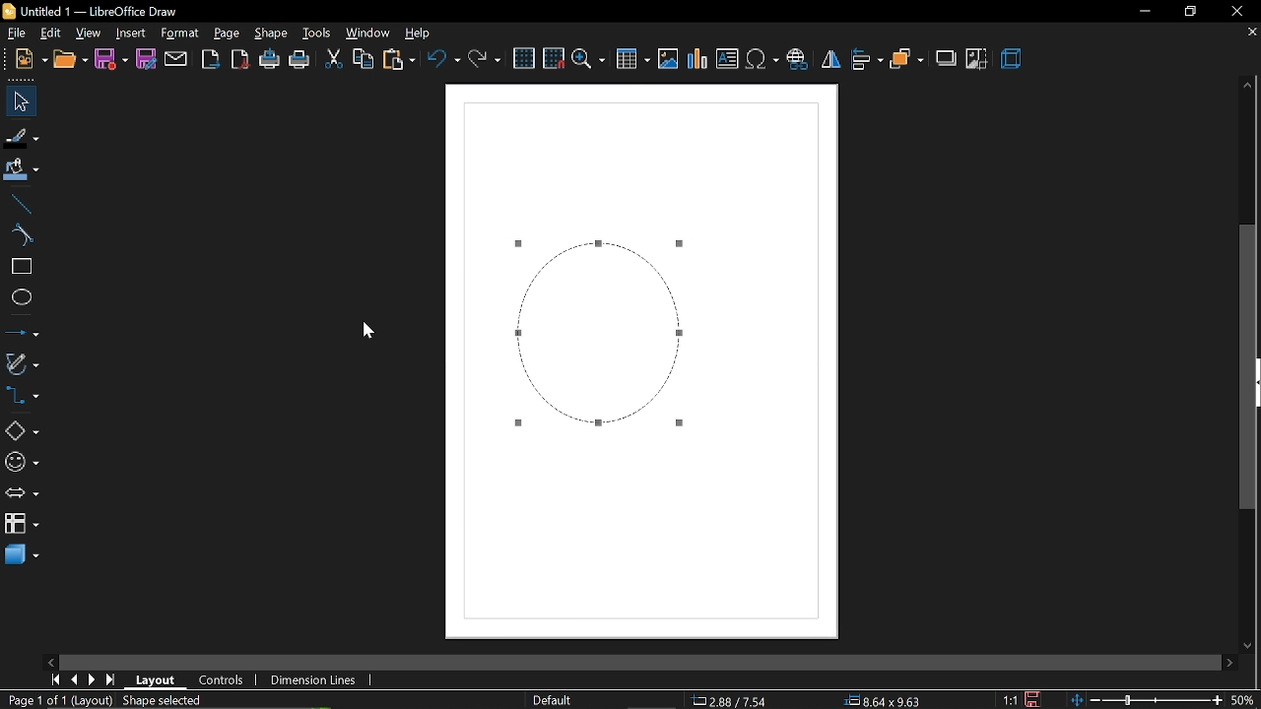  What do you see at coordinates (87, 33) in the screenshot?
I see `view` at bounding box center [87, 33].